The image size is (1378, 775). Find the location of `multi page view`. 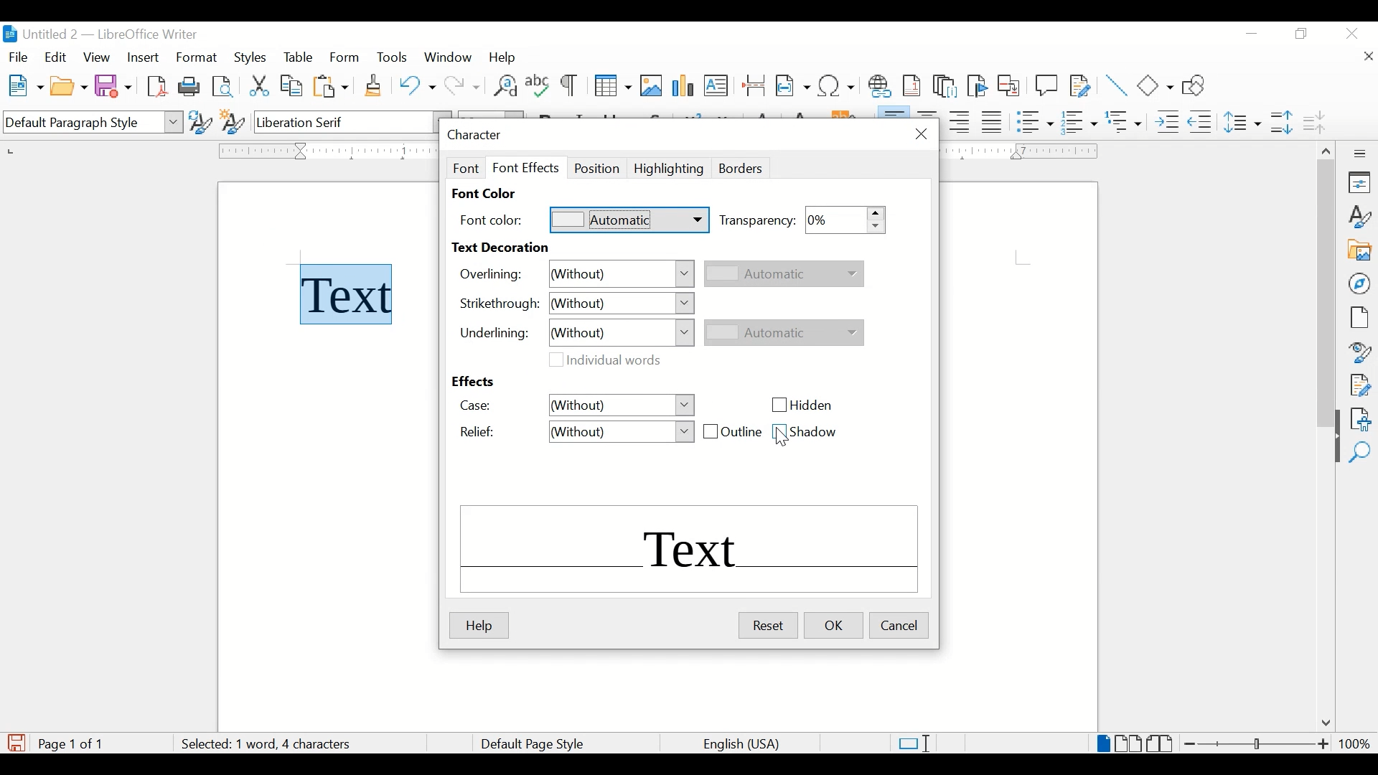

multi page view is located at coordinates (1130, 743).